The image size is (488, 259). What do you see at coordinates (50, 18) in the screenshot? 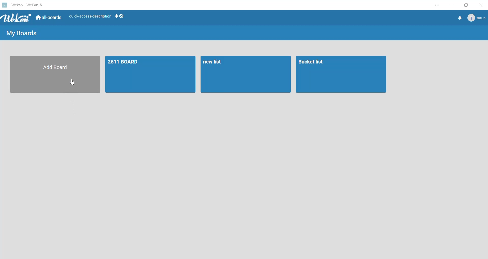
I see `all boards` at bounding box center [50, 18].